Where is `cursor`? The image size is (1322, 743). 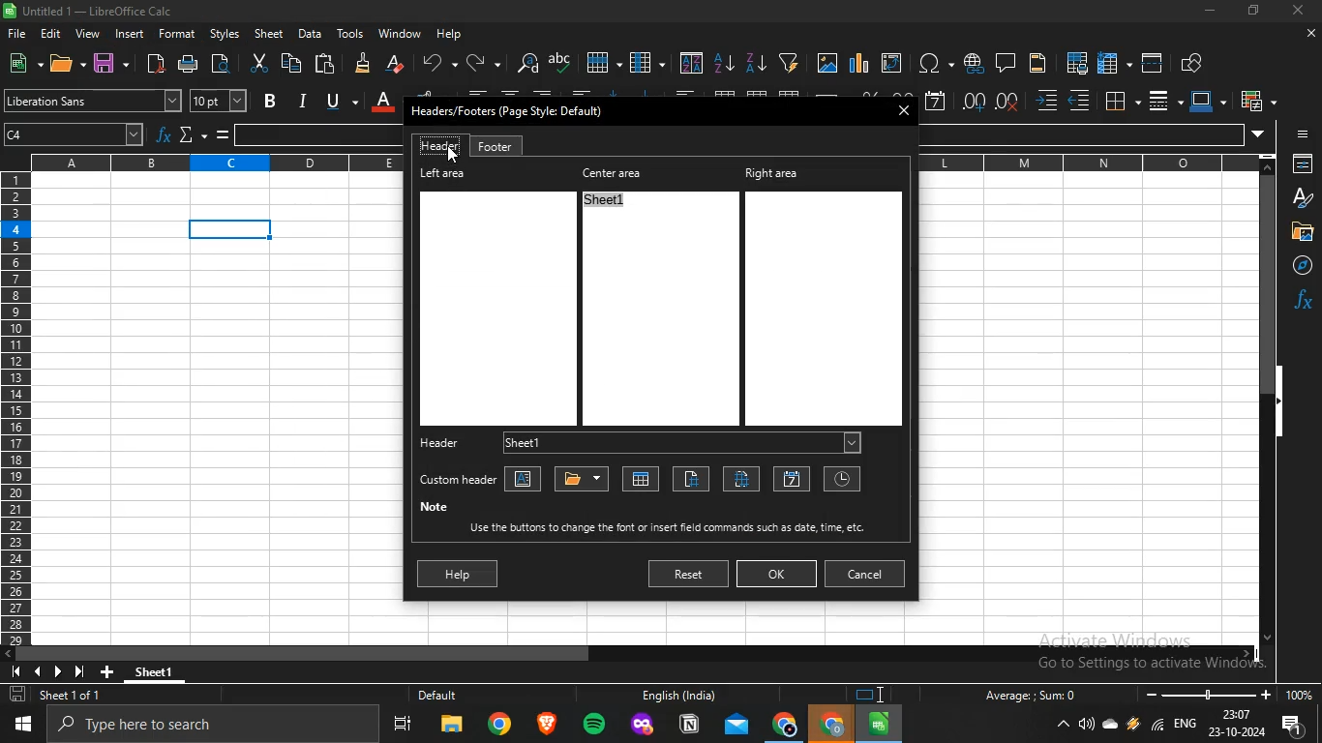 cursor is located at coordinates (458, 157).